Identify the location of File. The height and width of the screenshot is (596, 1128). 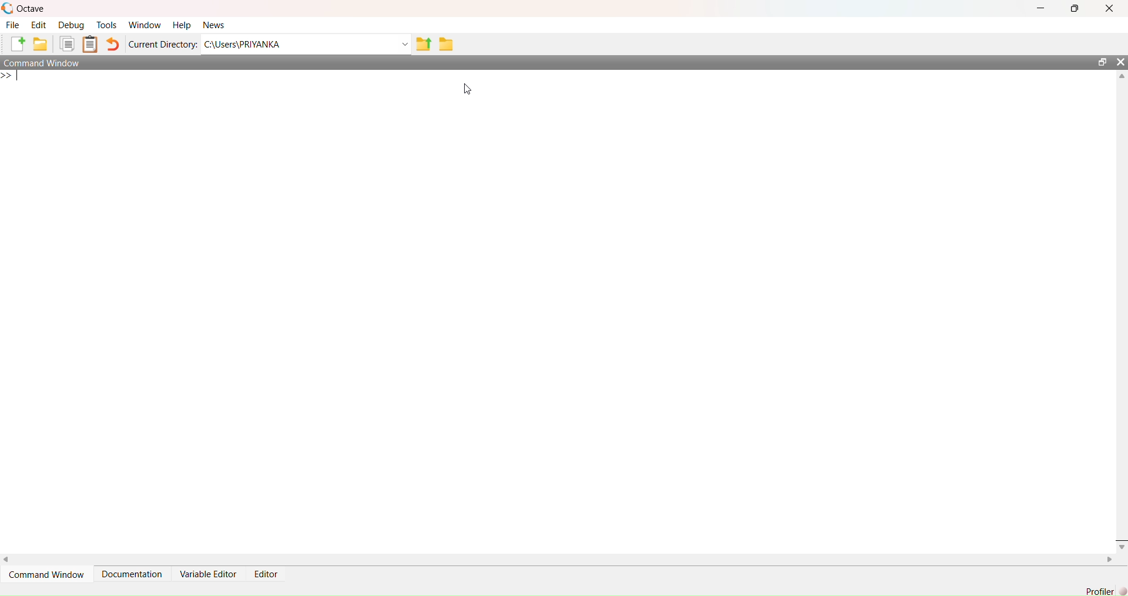
(13, 26).